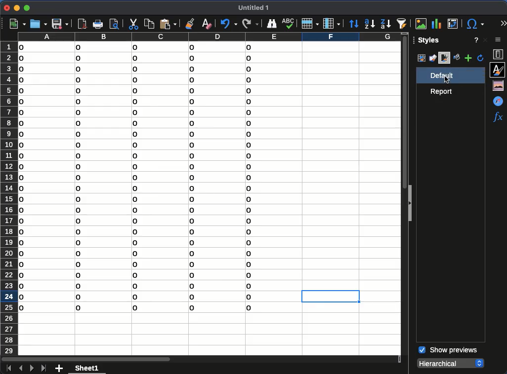 This screenshot has height=374, width=507. What do you see at coordinates (499, 40) in the screenshot?
I see `sidebar` at bounding box center [499, 40].